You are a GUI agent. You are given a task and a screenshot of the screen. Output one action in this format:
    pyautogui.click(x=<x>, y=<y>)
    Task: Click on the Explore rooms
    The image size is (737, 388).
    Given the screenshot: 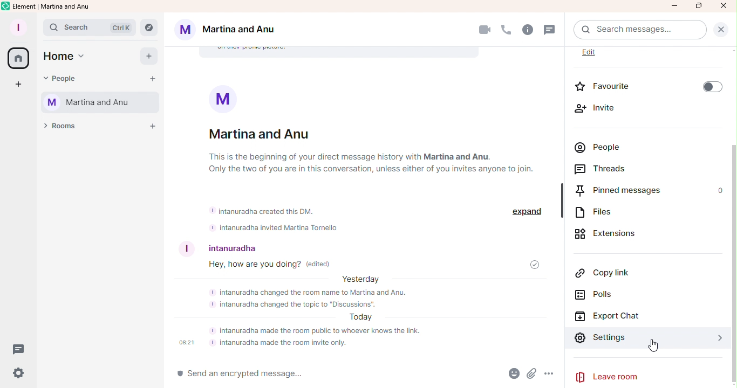 What is the action you would take?
    pyautogui.click(x=149, y=27)
    